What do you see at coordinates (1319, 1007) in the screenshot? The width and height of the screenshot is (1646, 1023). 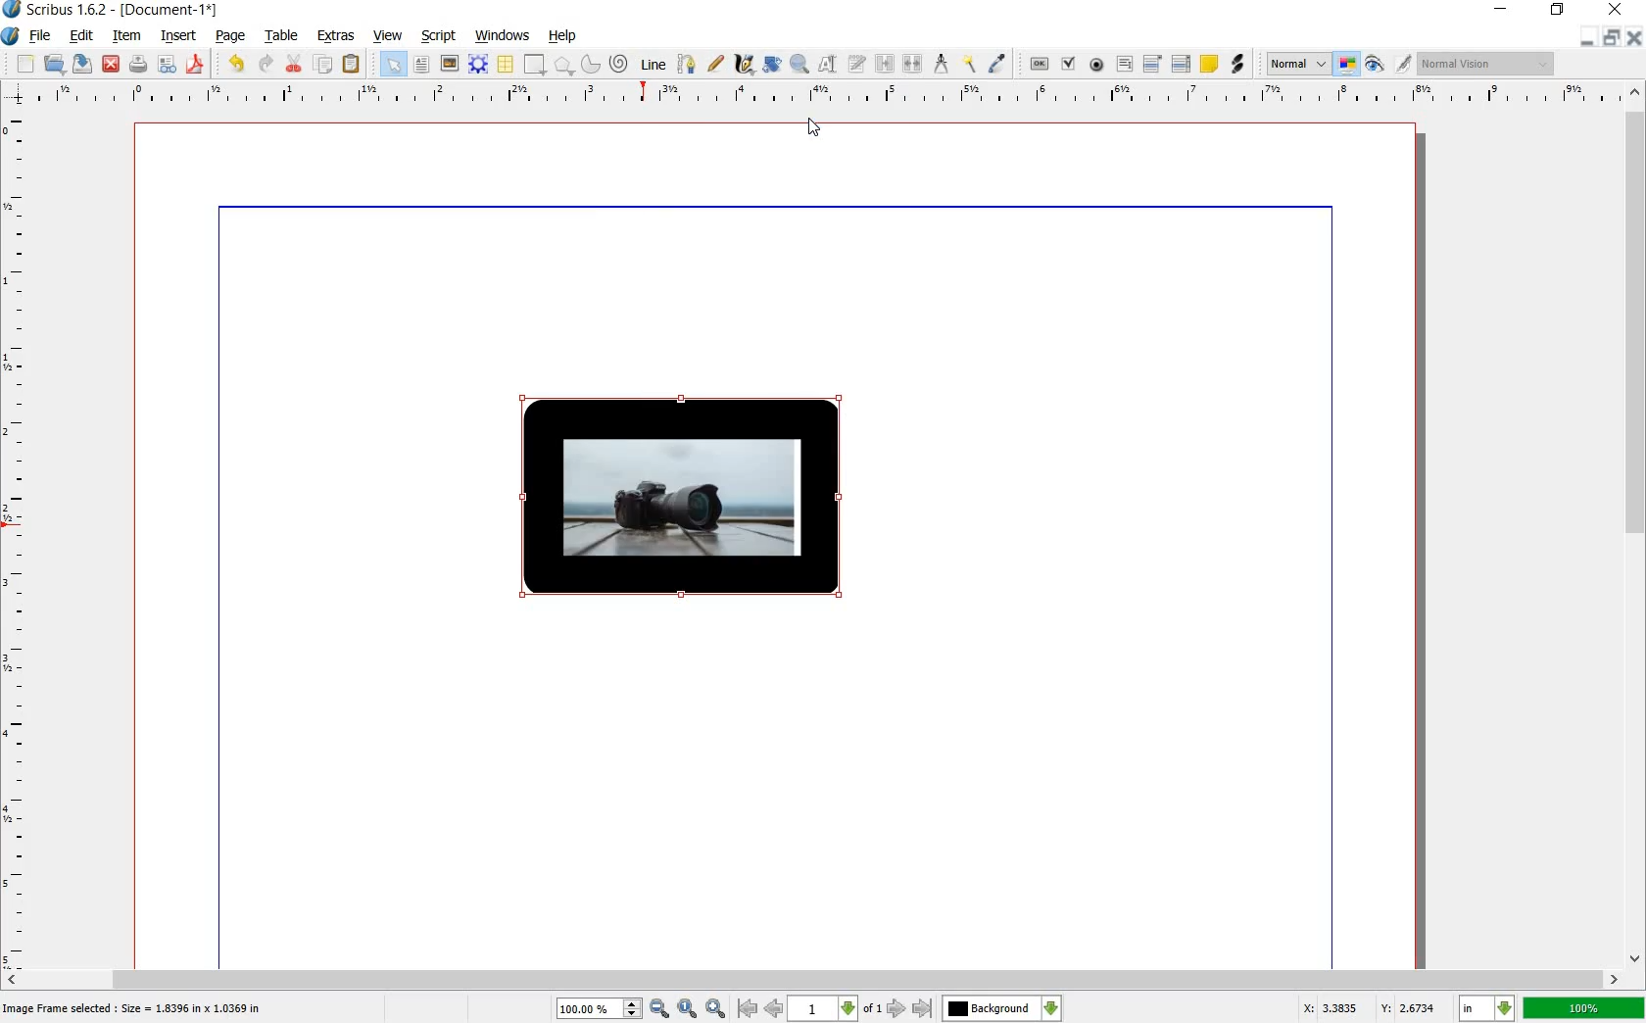 I see `coordinates x: 3.4729` at bounding box center [1319, 1007].